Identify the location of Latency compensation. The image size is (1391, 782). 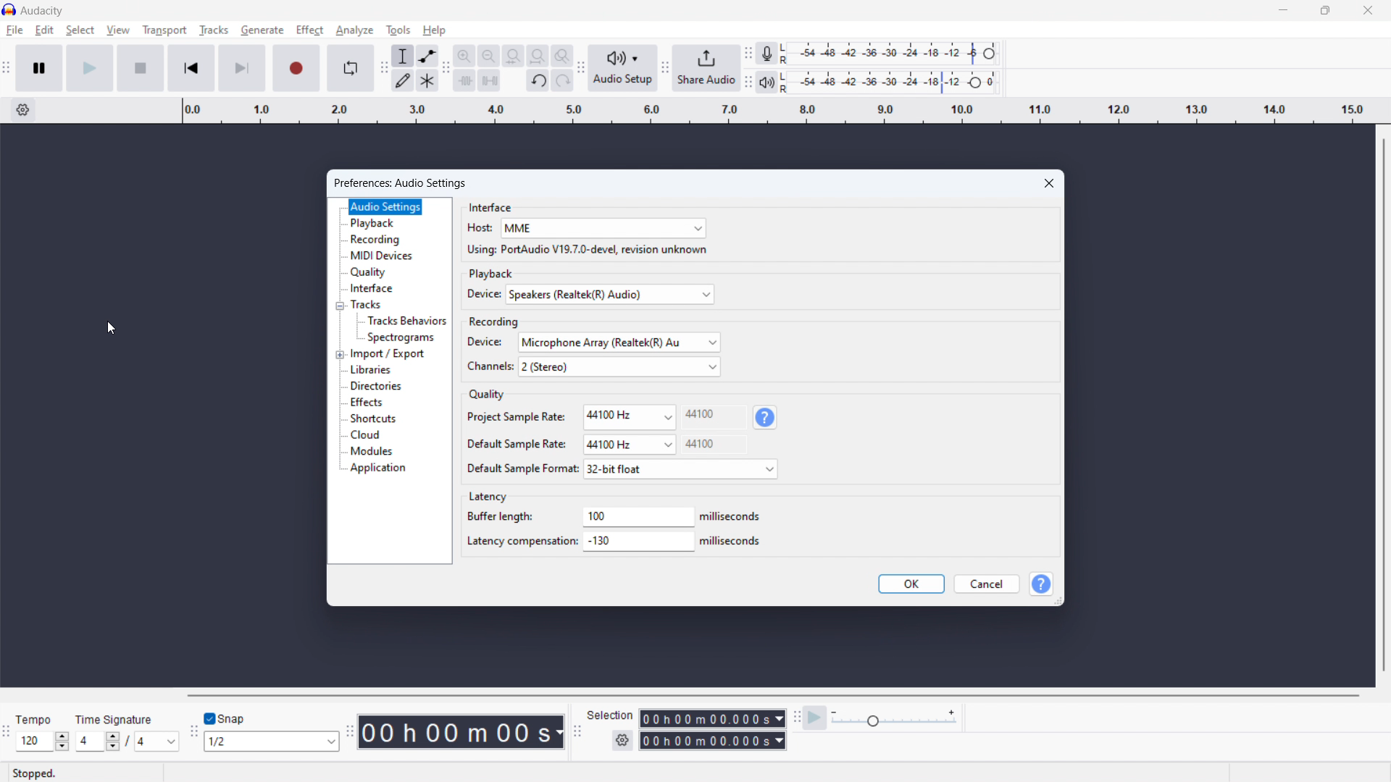
(517, 542).